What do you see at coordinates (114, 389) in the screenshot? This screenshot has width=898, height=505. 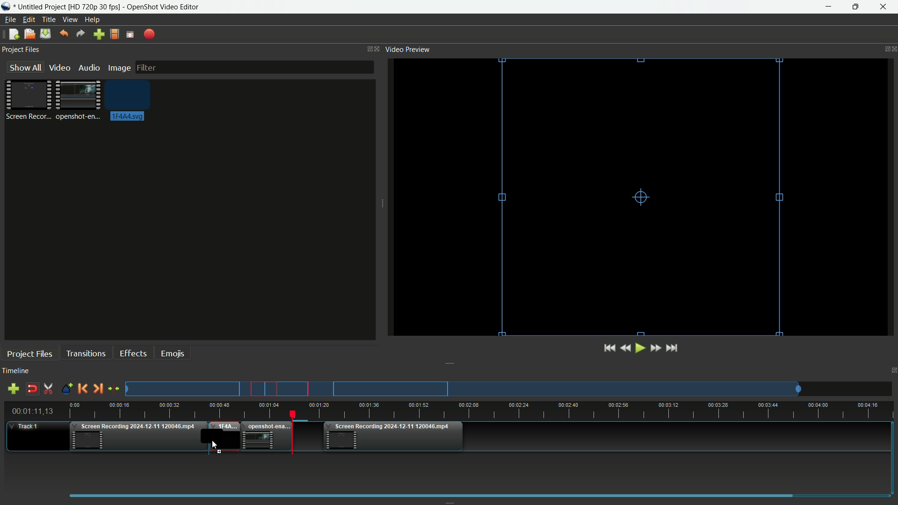 I see `center the timeline on the playhead` at bounding box center [114, 389].